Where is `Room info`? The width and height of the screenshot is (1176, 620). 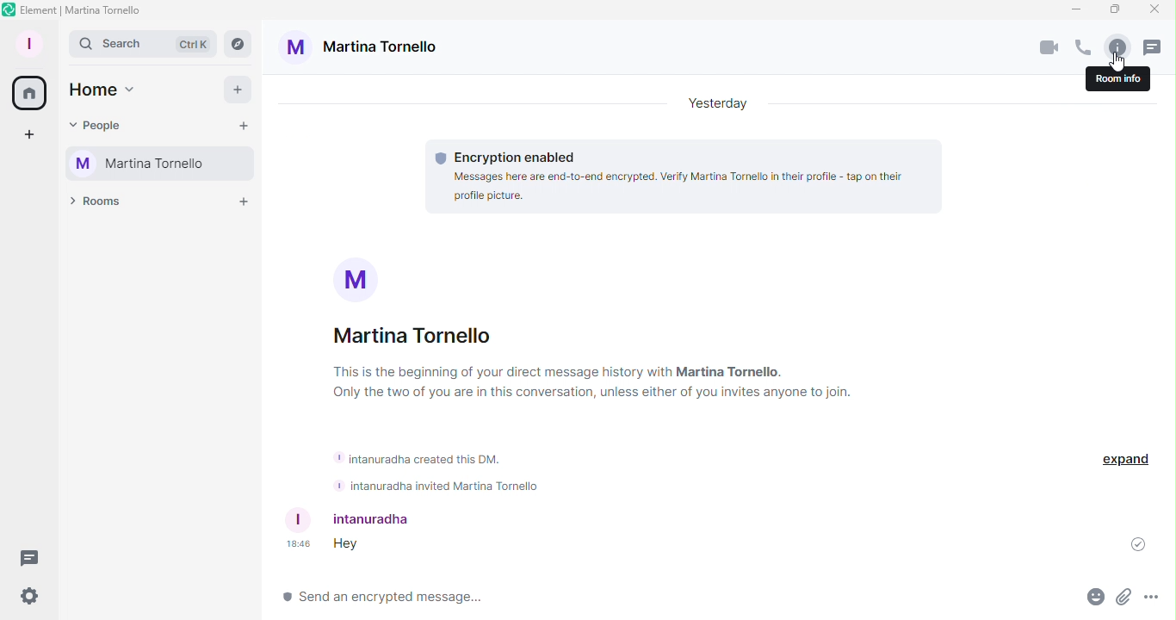
Room info is located at coordinates (1113, 80).